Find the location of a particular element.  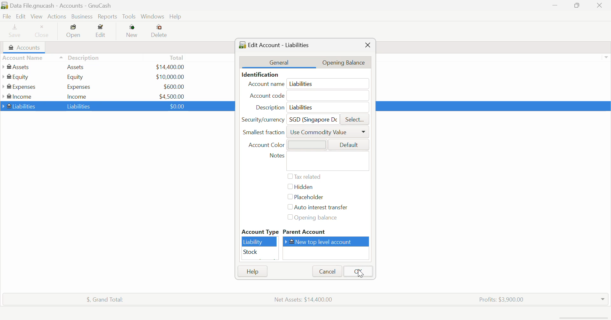

Select... is located at coordinates (355, 120).